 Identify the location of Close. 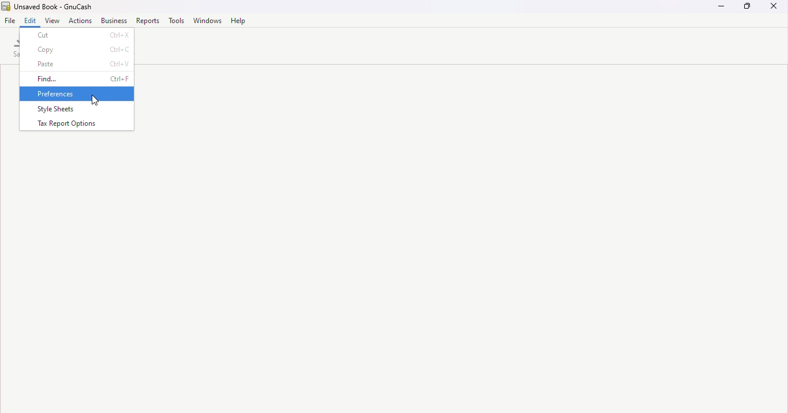
(775, 8).